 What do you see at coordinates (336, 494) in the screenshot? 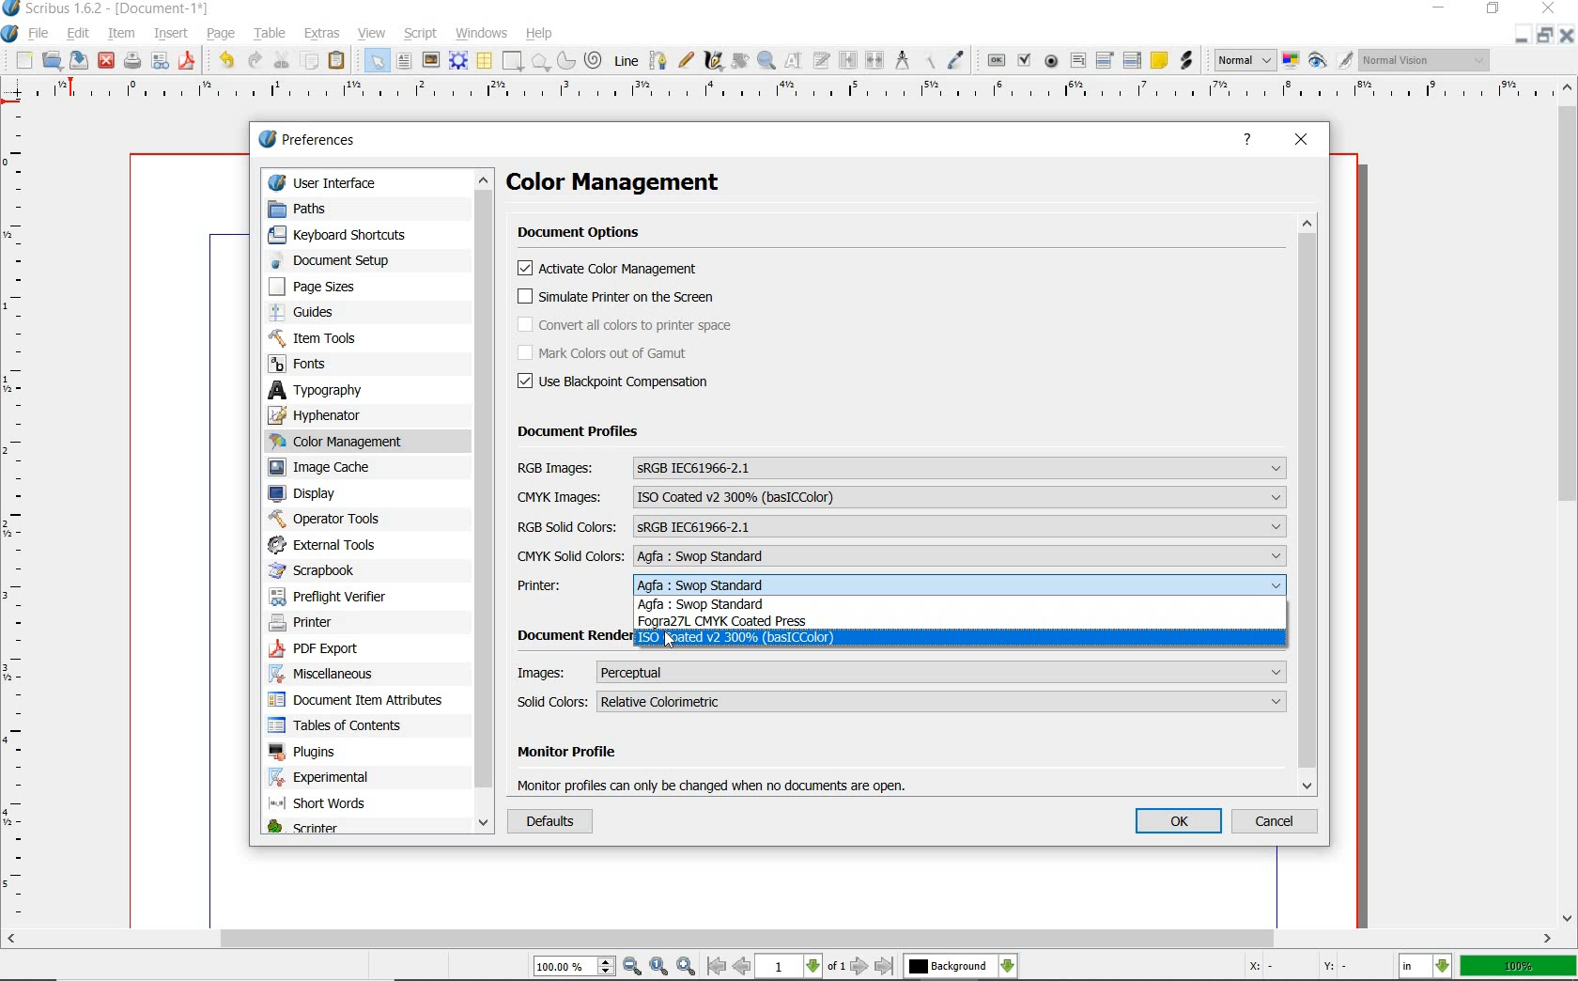
I see `display` at bounding box center [336, 494].